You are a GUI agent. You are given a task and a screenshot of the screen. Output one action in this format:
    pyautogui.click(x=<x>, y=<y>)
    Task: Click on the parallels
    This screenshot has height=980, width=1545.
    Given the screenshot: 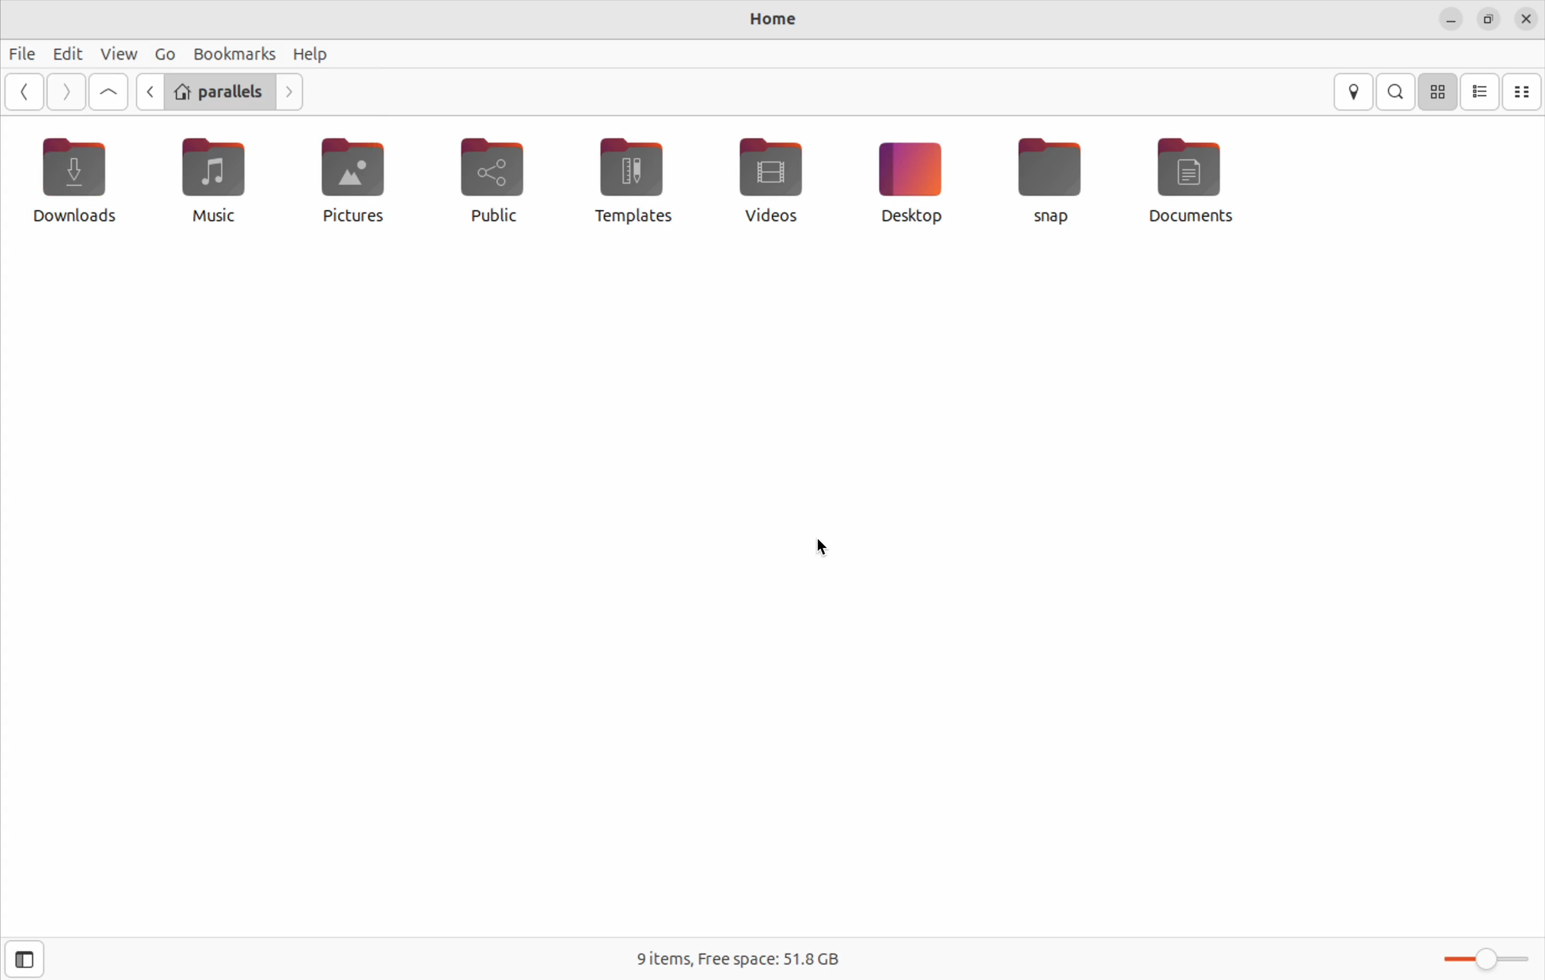 What is the action you would take?
    pyautogui.click(x=221, y=92)
    